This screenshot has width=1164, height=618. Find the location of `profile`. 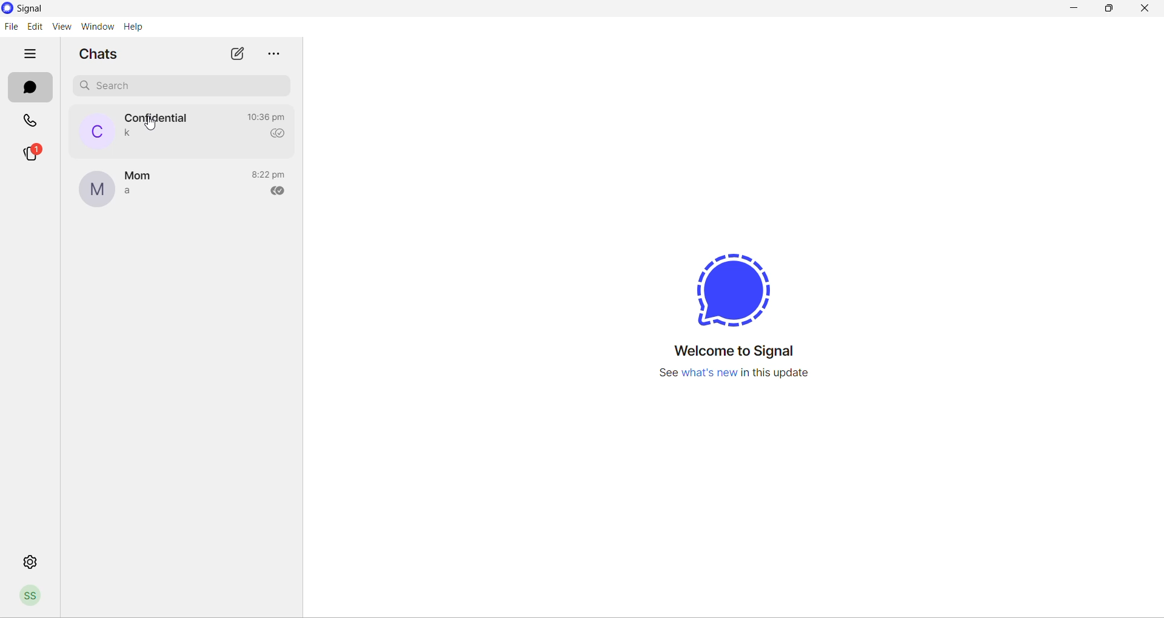

profile is located at coordinates (36, 596).